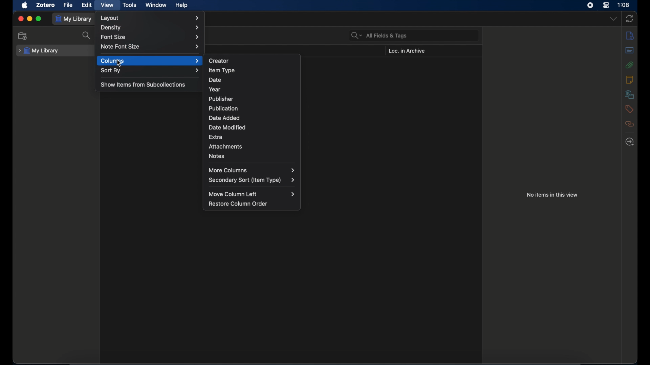  Describe the element at coordinates (613, 19) in the screenshot. I see `dropdown` at that location.